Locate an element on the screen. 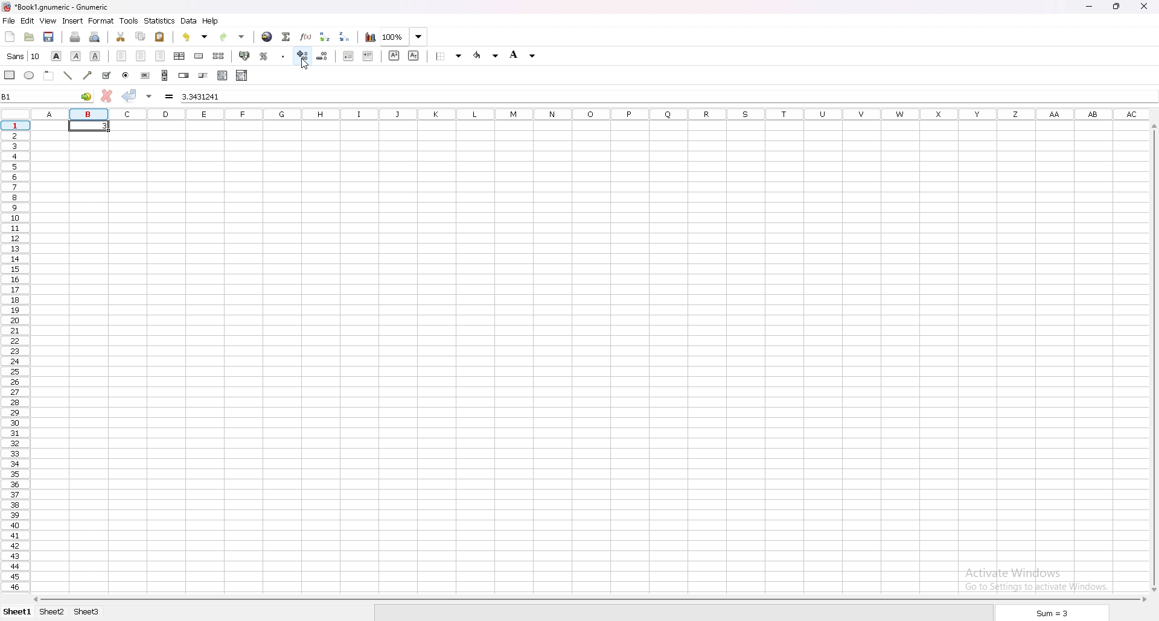  accounting is located at coordinates (246, 55).